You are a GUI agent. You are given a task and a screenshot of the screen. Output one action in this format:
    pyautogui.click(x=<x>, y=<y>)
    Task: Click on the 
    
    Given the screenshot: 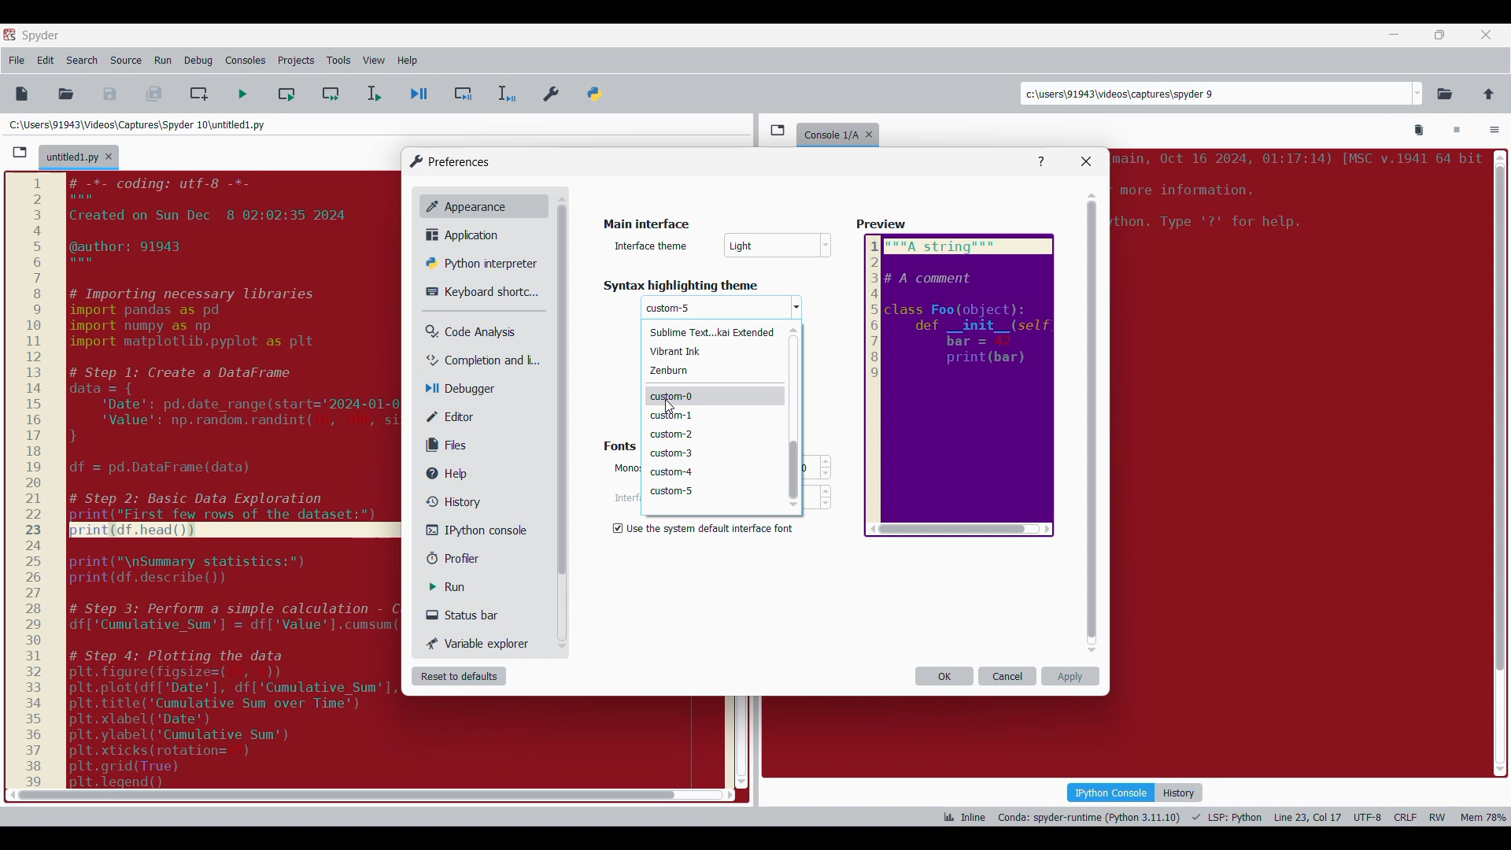 What is the action you would take?
    pyautogui.click(x=665, y=309)
    